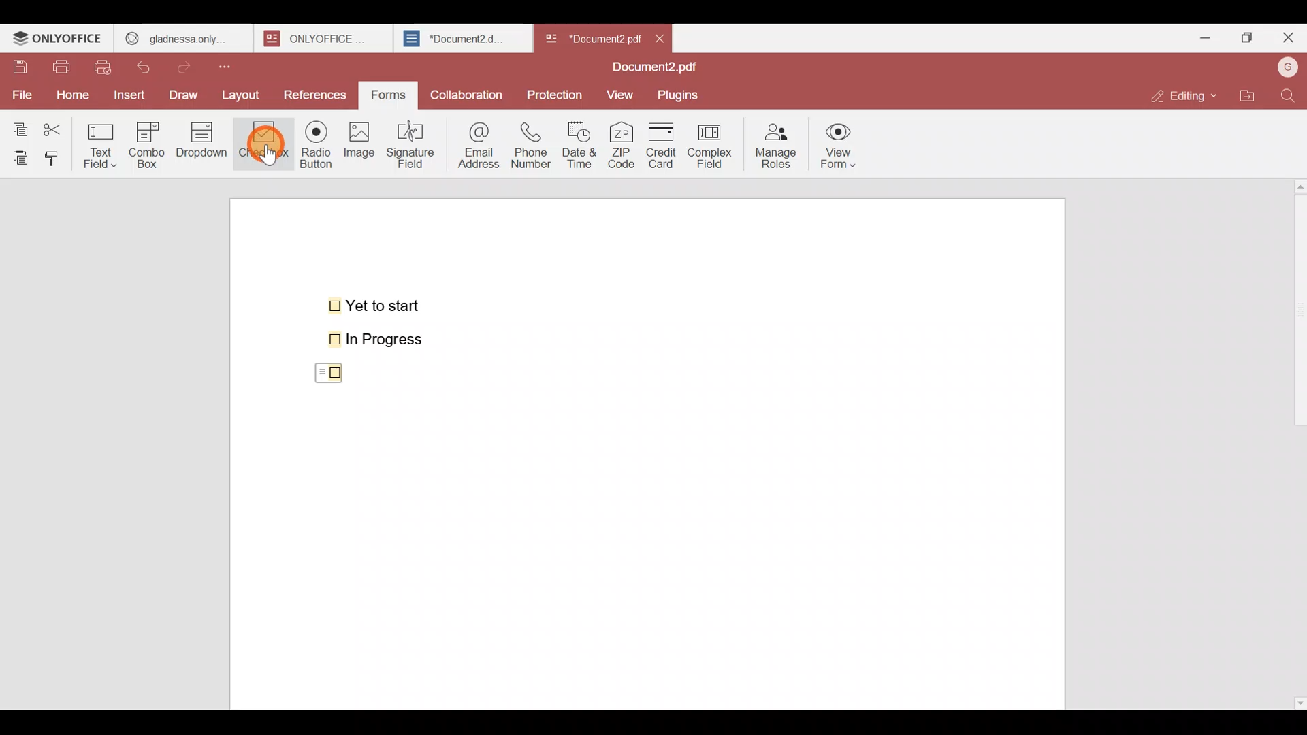 This screenshot has width=1307, height=735. What do you see at coordinates (18, 157) in the screenshot?
I see `Paste` at bounding box center [18, 157].